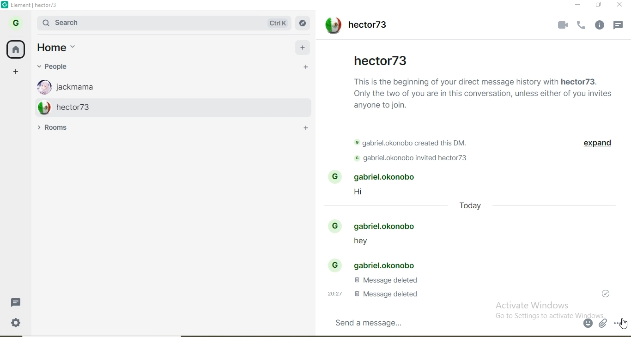  What do you see at coordinates (599, 5) in the screenshot?
I see `restore` at bounding box center [599, 5].